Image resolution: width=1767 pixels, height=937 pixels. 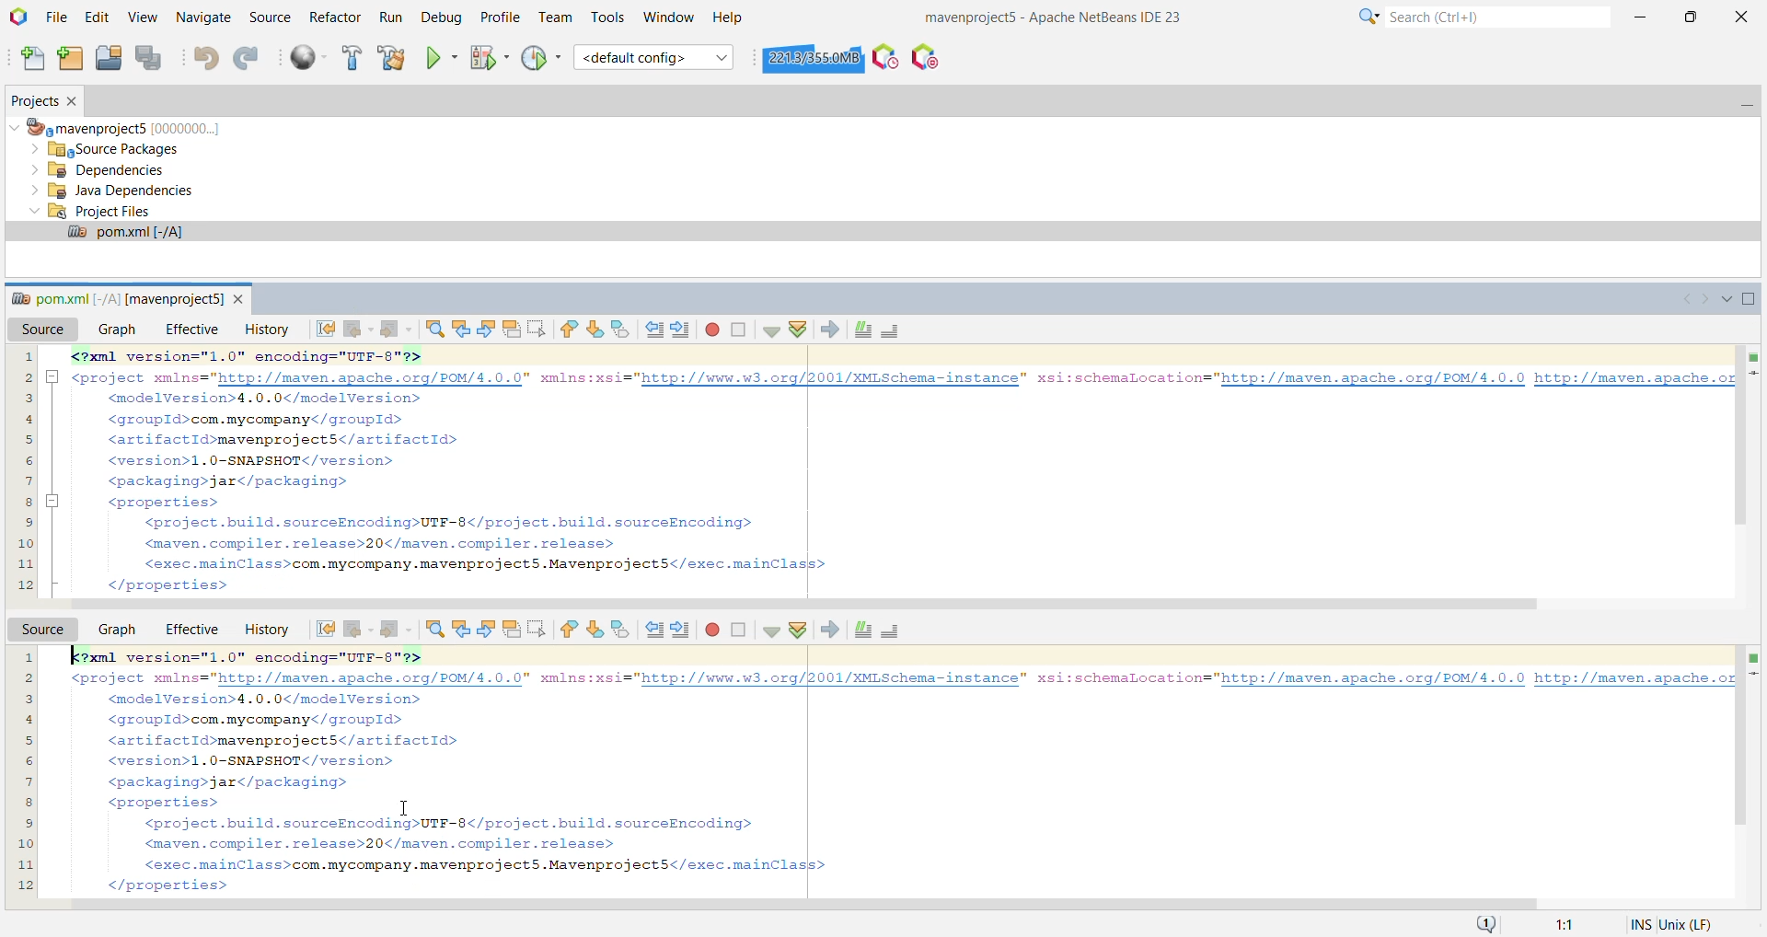 What do you see at coordinates (621, 630) in the screenshot?
I see `Toggle Bookmark` at bounding box center [621, 630].